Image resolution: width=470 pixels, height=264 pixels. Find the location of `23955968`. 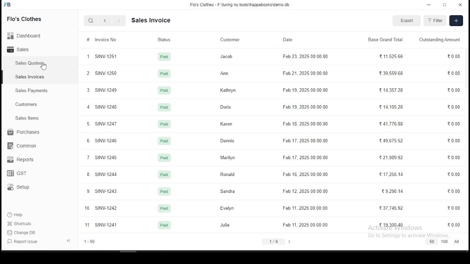

23955968 is located at coordinates (392, 74).